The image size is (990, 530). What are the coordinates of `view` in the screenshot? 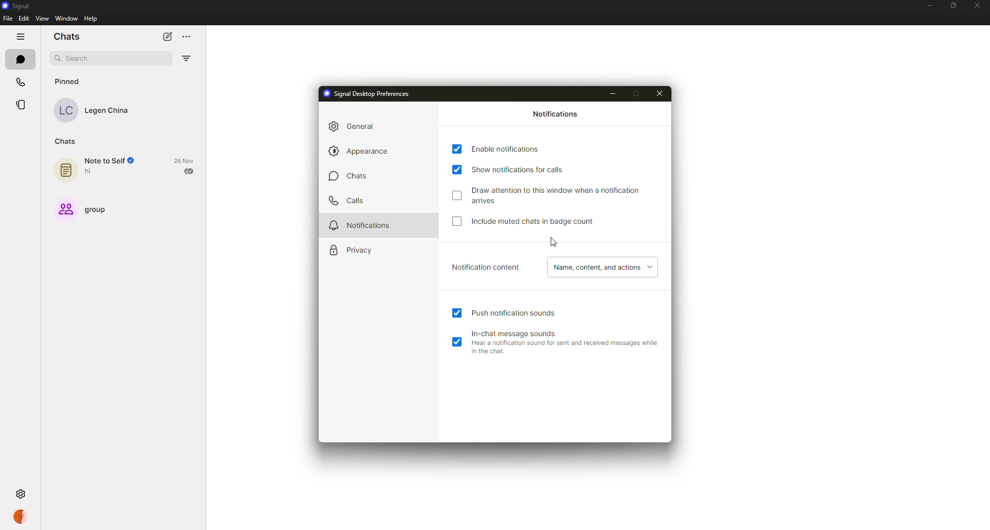 It's located at (43, 20).